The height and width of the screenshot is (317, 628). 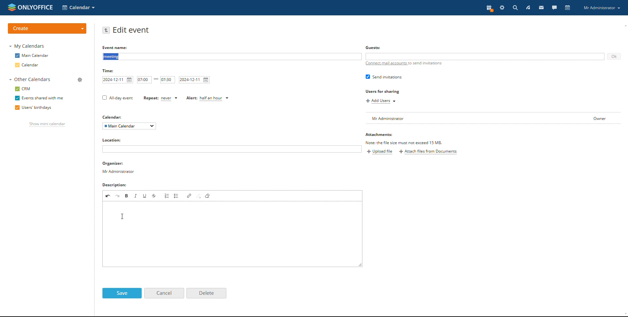 What do you see at coordinates (28, 65) in the screenshot?
I see `calendar` at bounding box center [28, 65].